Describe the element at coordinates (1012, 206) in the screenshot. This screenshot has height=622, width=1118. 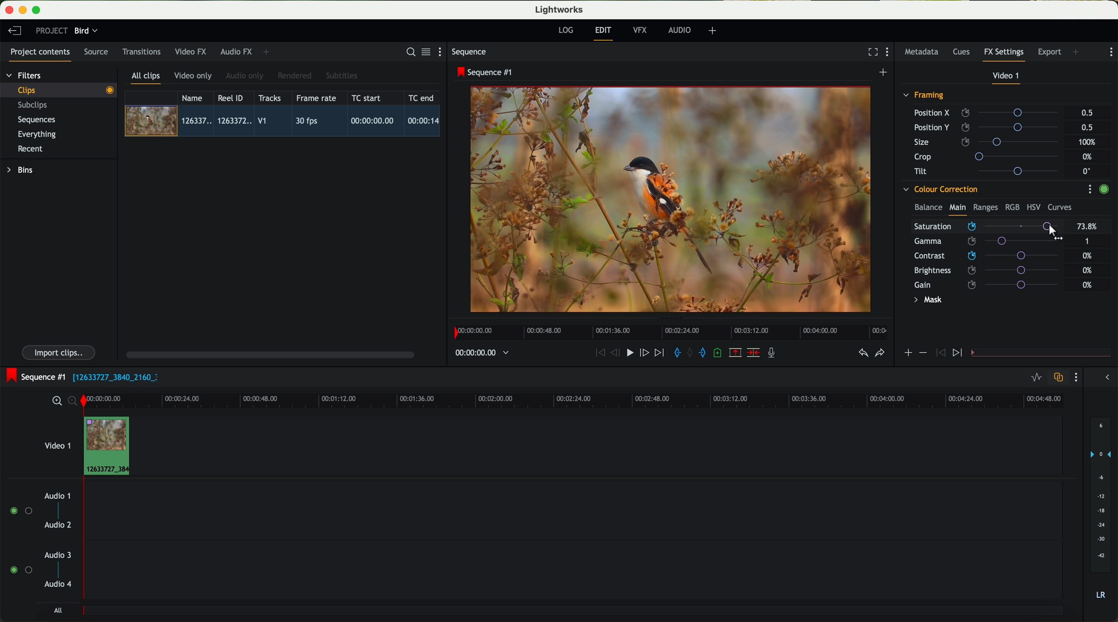
I see `RGB` at that location.